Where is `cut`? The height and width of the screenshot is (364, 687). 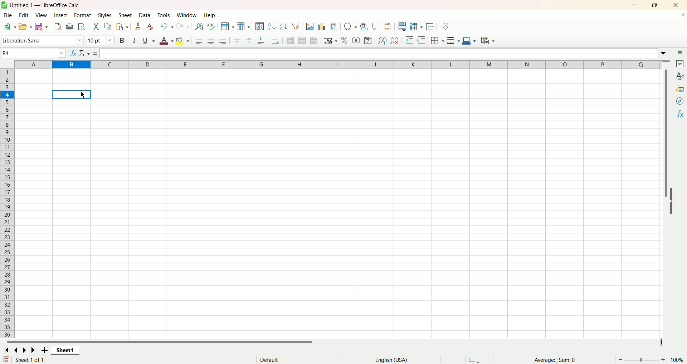 cut is located at coordinates (96, 26).